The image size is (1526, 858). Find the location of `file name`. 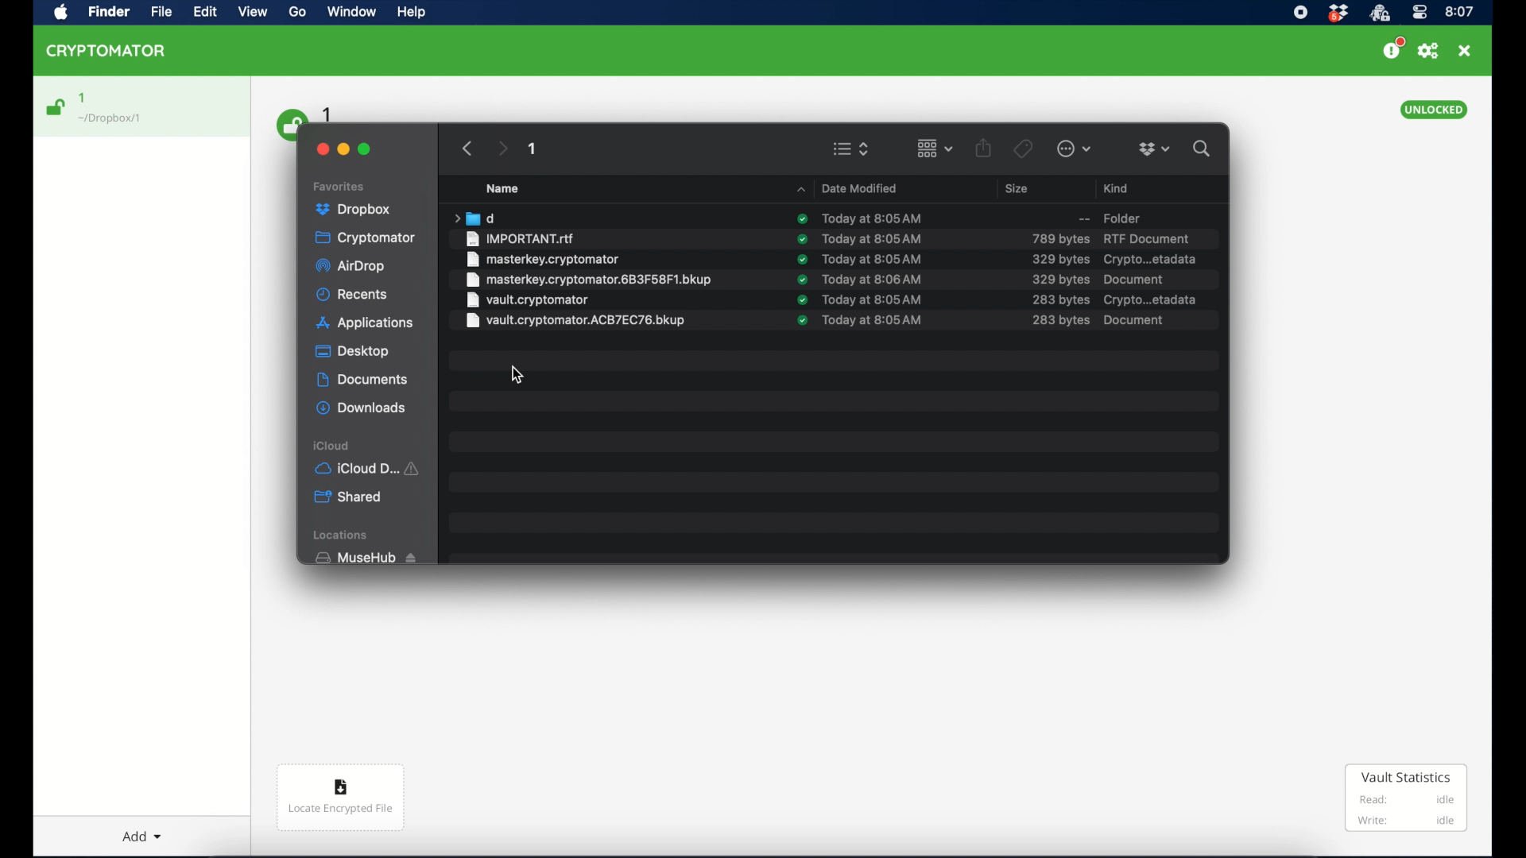

file name is located at coordinates (588, 280).